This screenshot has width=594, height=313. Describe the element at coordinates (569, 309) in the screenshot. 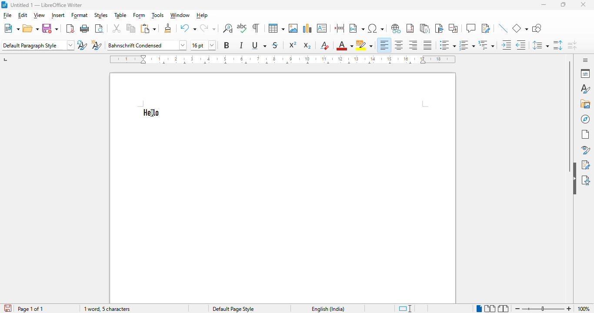

I see `zoom in ` at that location.